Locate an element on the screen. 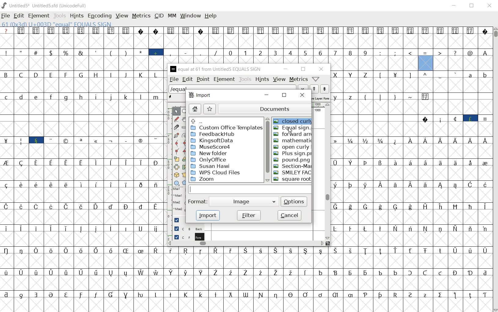  61(0x3d) U+003D "EQUAL" EQUALS SIGN is located at coordinates (426, 61).